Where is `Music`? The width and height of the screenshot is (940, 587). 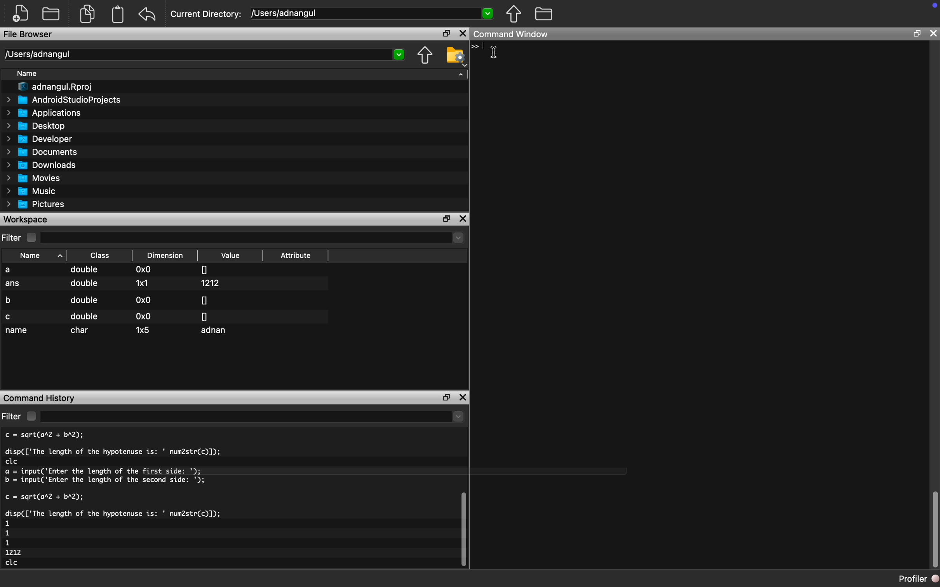
Music is located at coordinates (36, 191).